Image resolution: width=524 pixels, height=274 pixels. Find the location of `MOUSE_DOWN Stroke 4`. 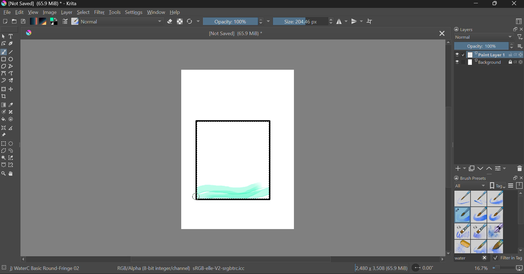

MOUSE_DOWN Stroke 4 is located at coordinates (196, 198).